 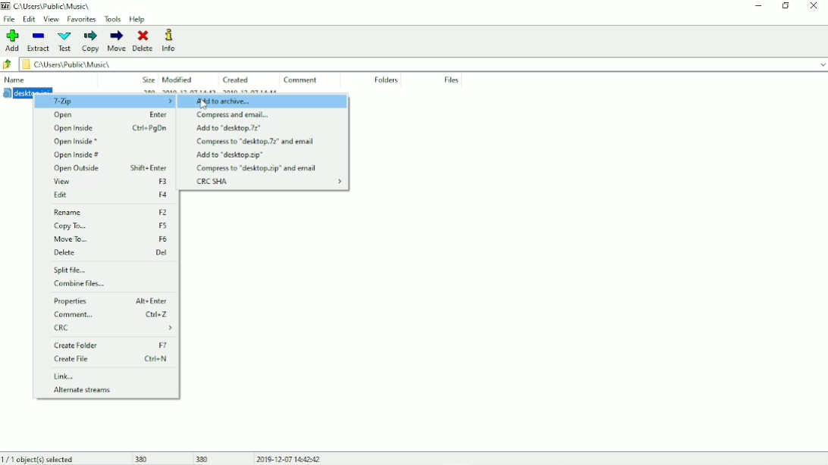 What do you see at coordinates (787, 5) in the screenshot?
I see `Restore down` at bounding box center [787, 5].